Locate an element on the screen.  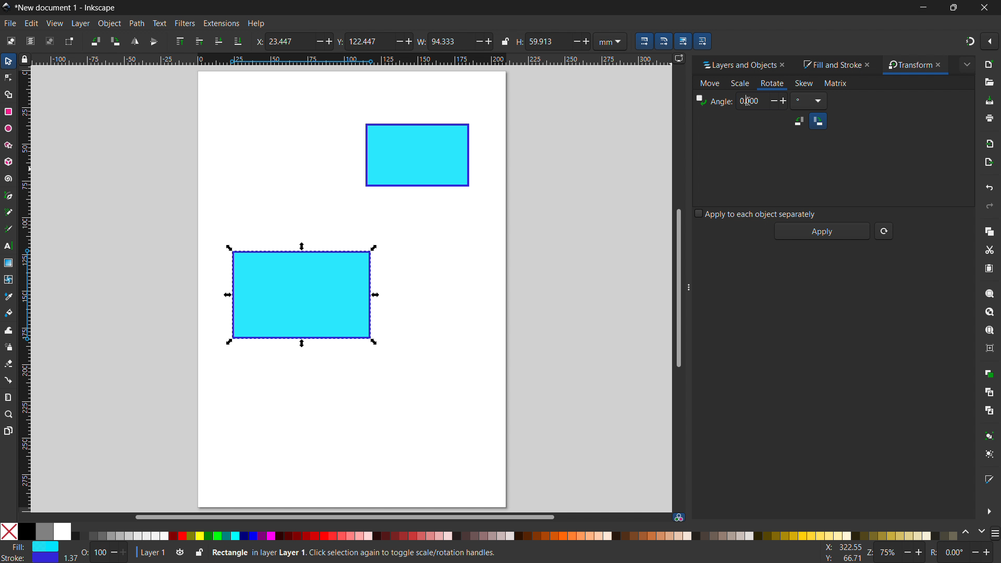
Degree is located at coordinates (809, 101).